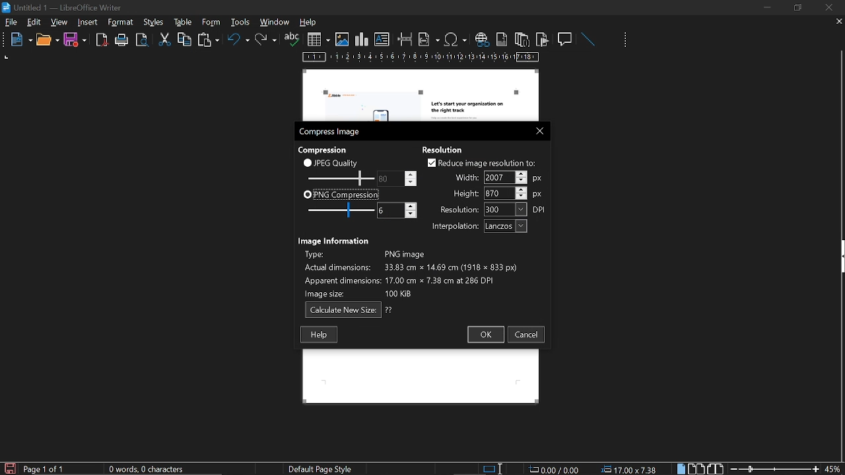  Describe the element at coordinates (447, 148) in the screenshot. I see `Resolution` at that location.